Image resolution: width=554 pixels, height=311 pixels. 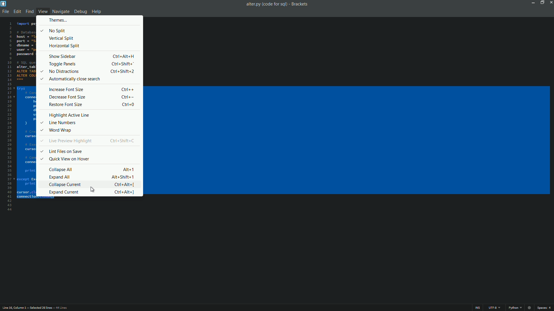 What do you see at coordinates (51, 308) in the screenshot?
I see `number of lines` at bounding box center [51, 308].